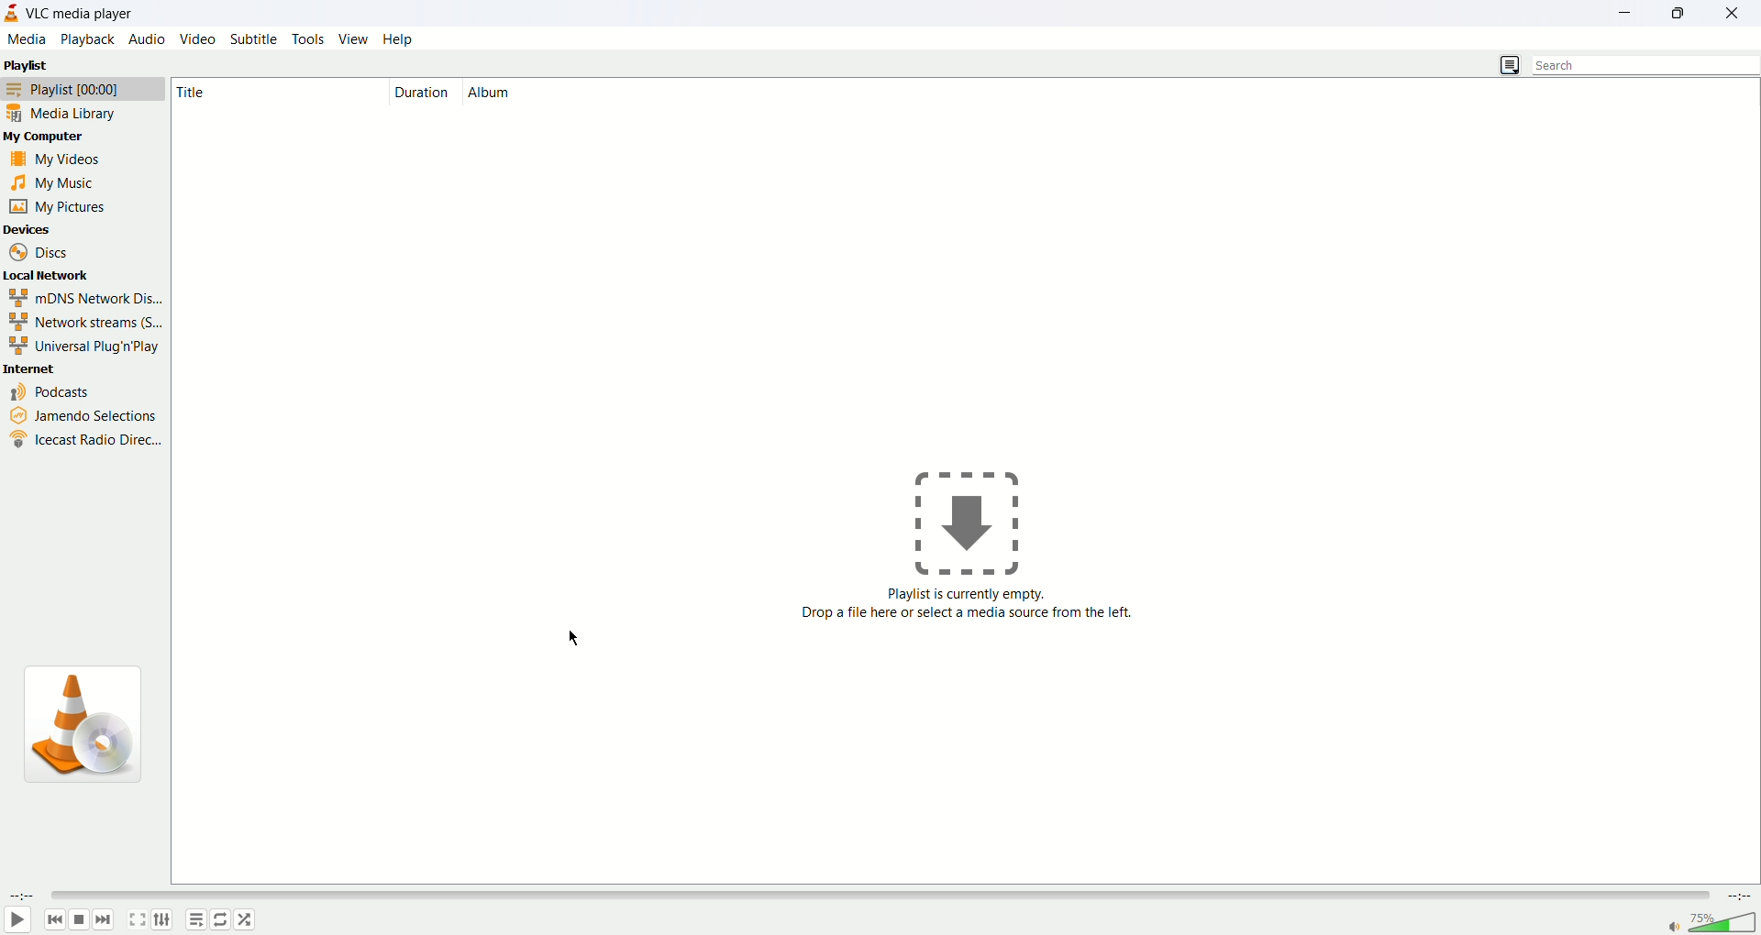 The image size is (1761, 935). What do you see at coordinates (416, 92) in the screenshot?
I see `duration` at bounding box center [416, 92].